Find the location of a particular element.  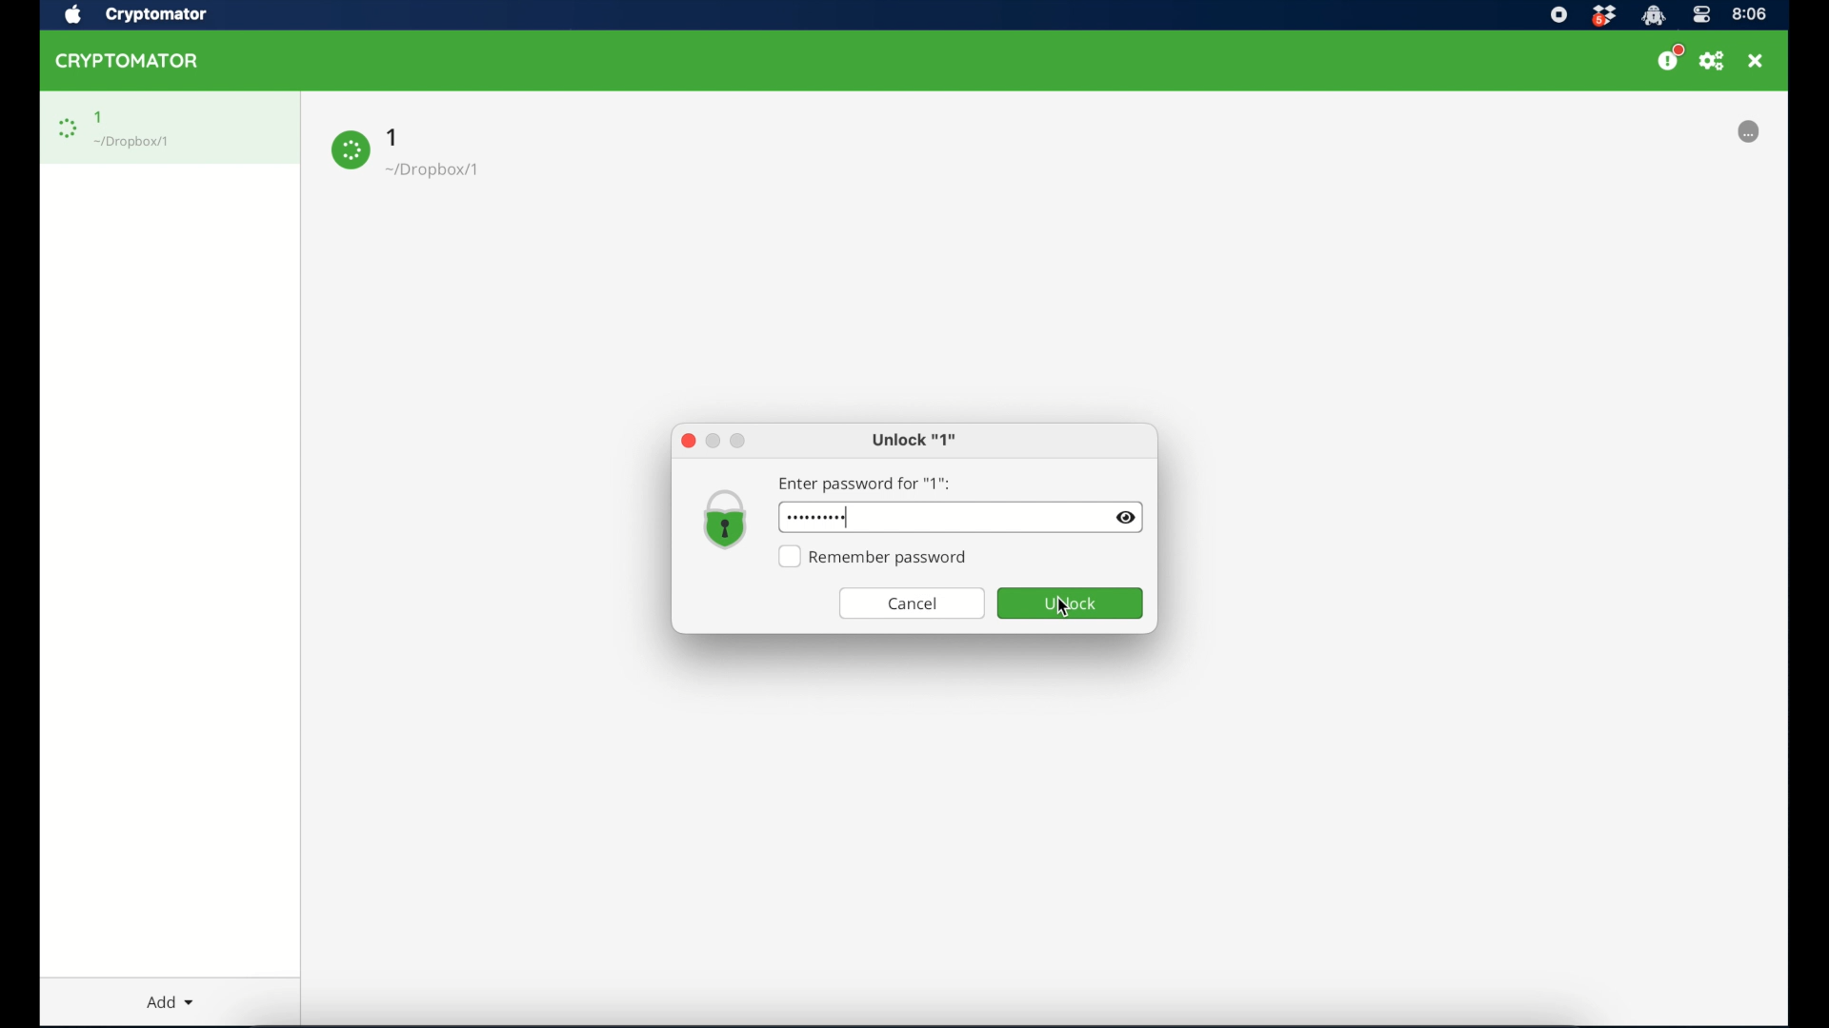

loading is located at coordinates (66, 129).